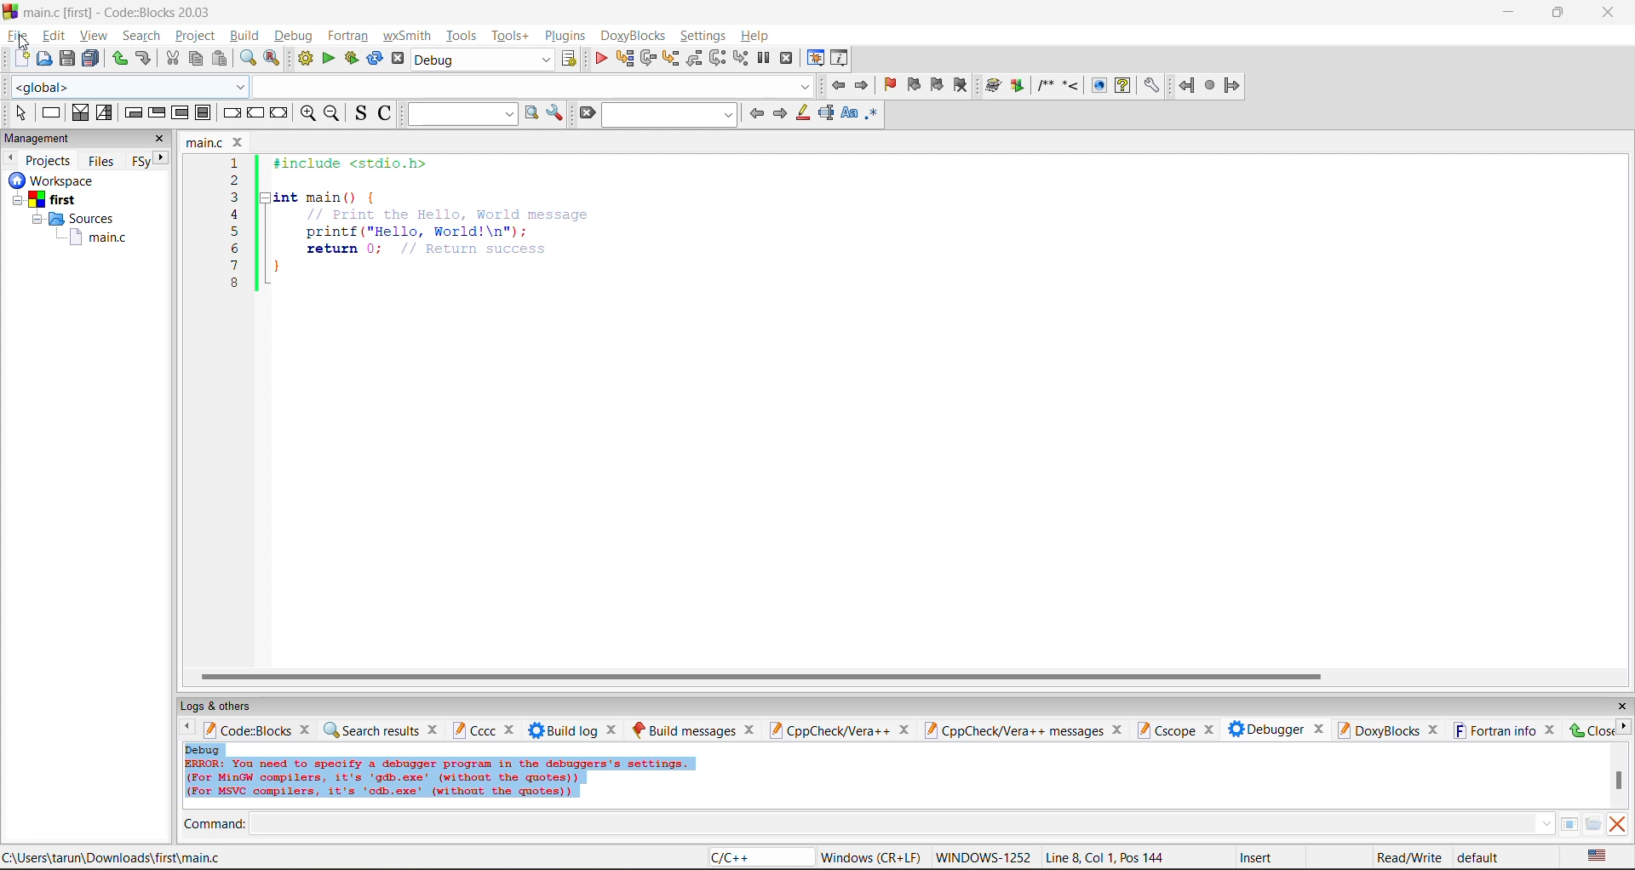  What do you see at coordinates (141, 35) in the screenshot?
I see `search` at bounding box center [141, 35].